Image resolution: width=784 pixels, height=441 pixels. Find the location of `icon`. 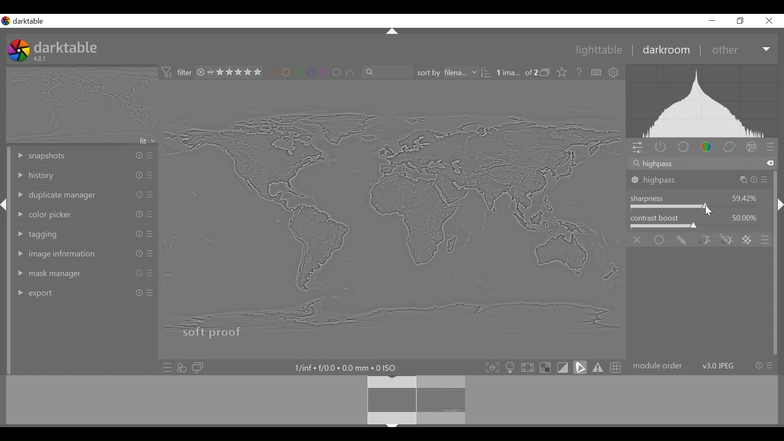

icon is located at coordinates (167, 72).